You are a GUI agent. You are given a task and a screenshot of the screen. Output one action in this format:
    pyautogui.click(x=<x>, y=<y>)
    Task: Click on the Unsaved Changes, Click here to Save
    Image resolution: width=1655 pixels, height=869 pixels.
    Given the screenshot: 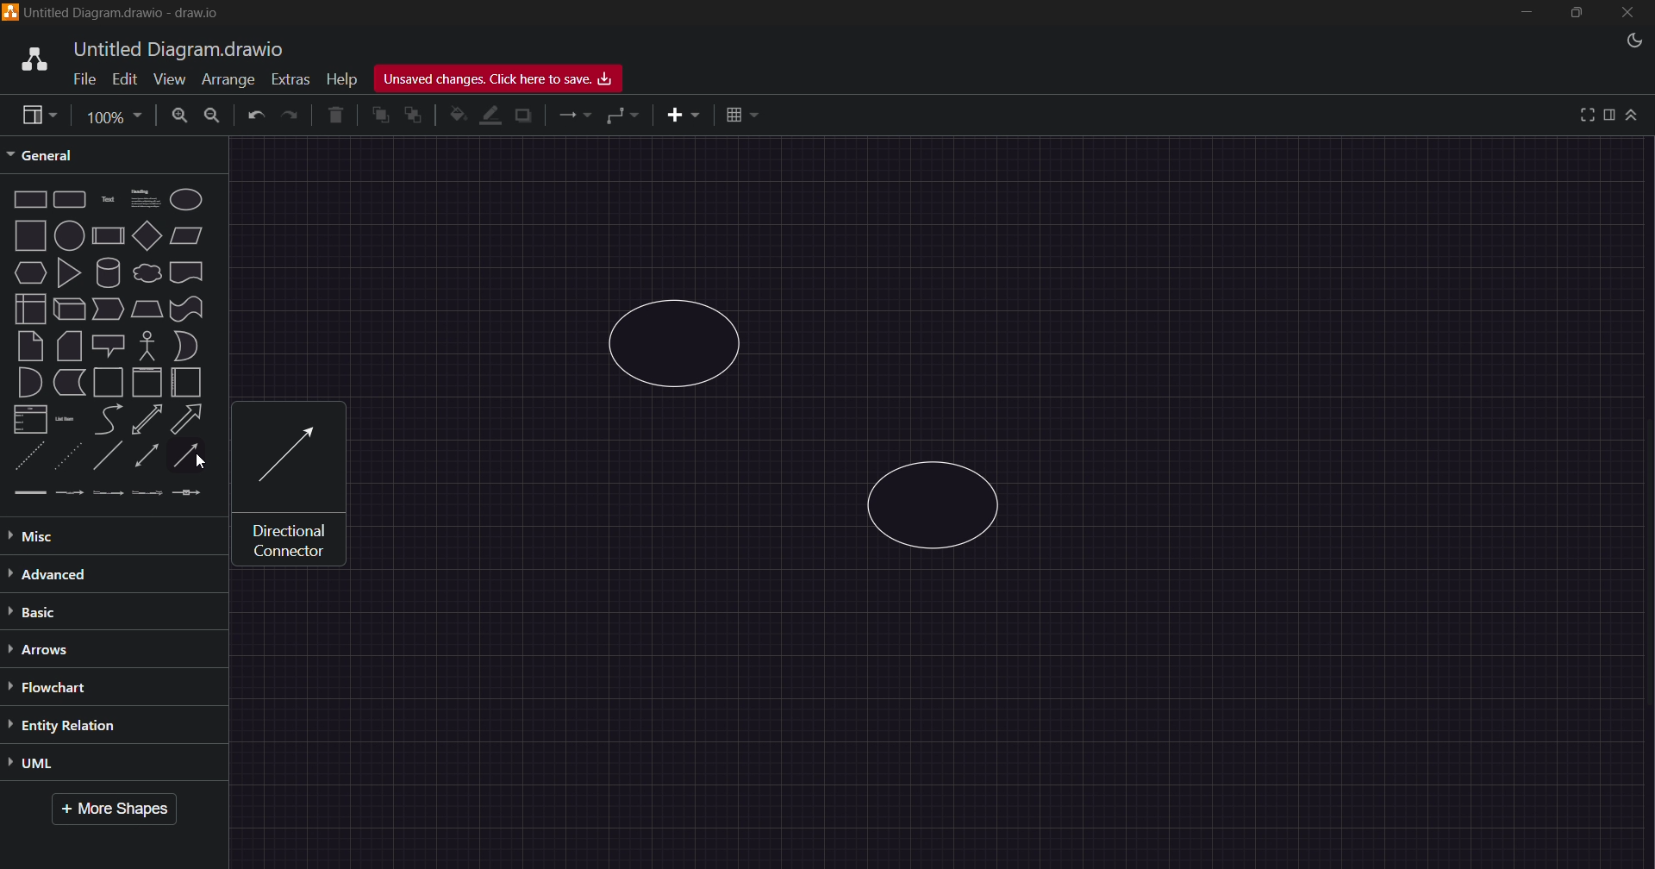 What is the action you would take?
    pyautogui.click(x=506, y=79)
    